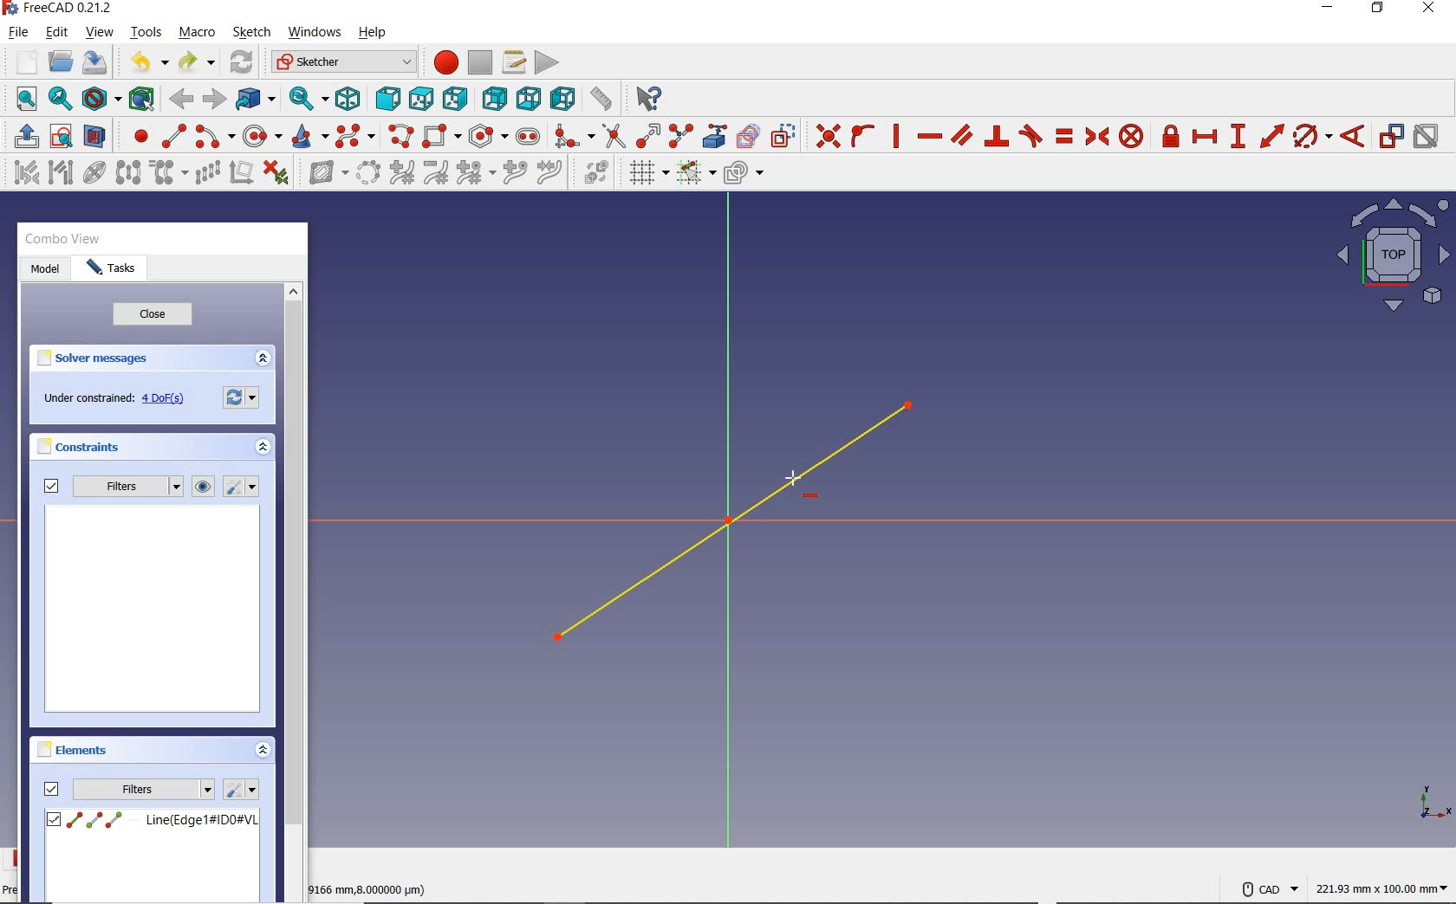 The height and width of the screenshot is (904, 1456). Describe the element at coordinates (166, 173) in the screenshot. I see `CLONE` at that location.